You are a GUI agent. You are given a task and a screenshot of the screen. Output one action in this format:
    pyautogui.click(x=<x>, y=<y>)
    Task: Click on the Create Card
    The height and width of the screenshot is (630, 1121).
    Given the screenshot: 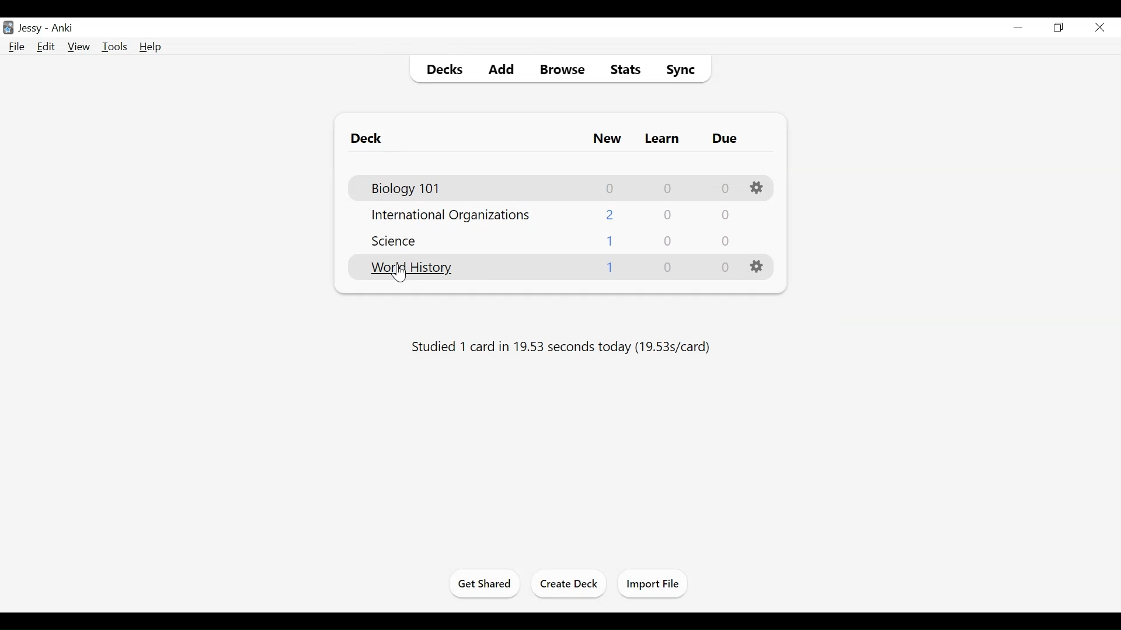 What is the action you would take?
    pyautogui.click(x=569, y=583)
    